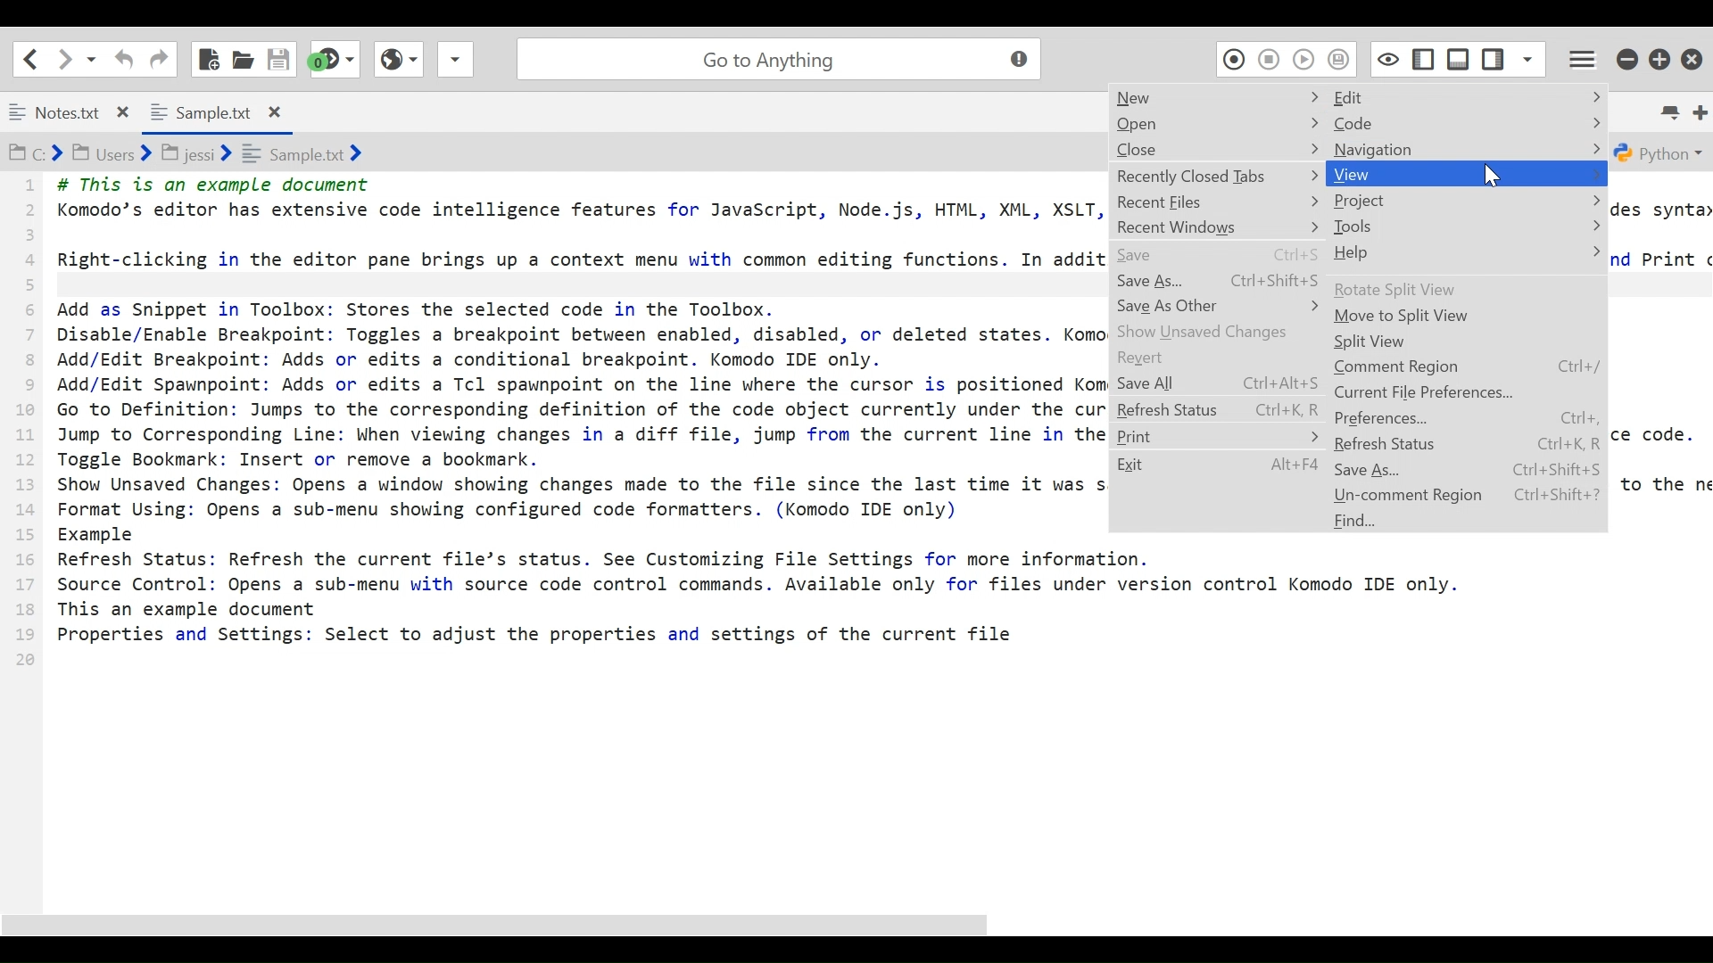 The height and width of the screenshot is (963, 1713). Describe the element at coordinates (1221, 278) in the screenshot. I see `Save As... Ctrl+Shift+S` at that location.